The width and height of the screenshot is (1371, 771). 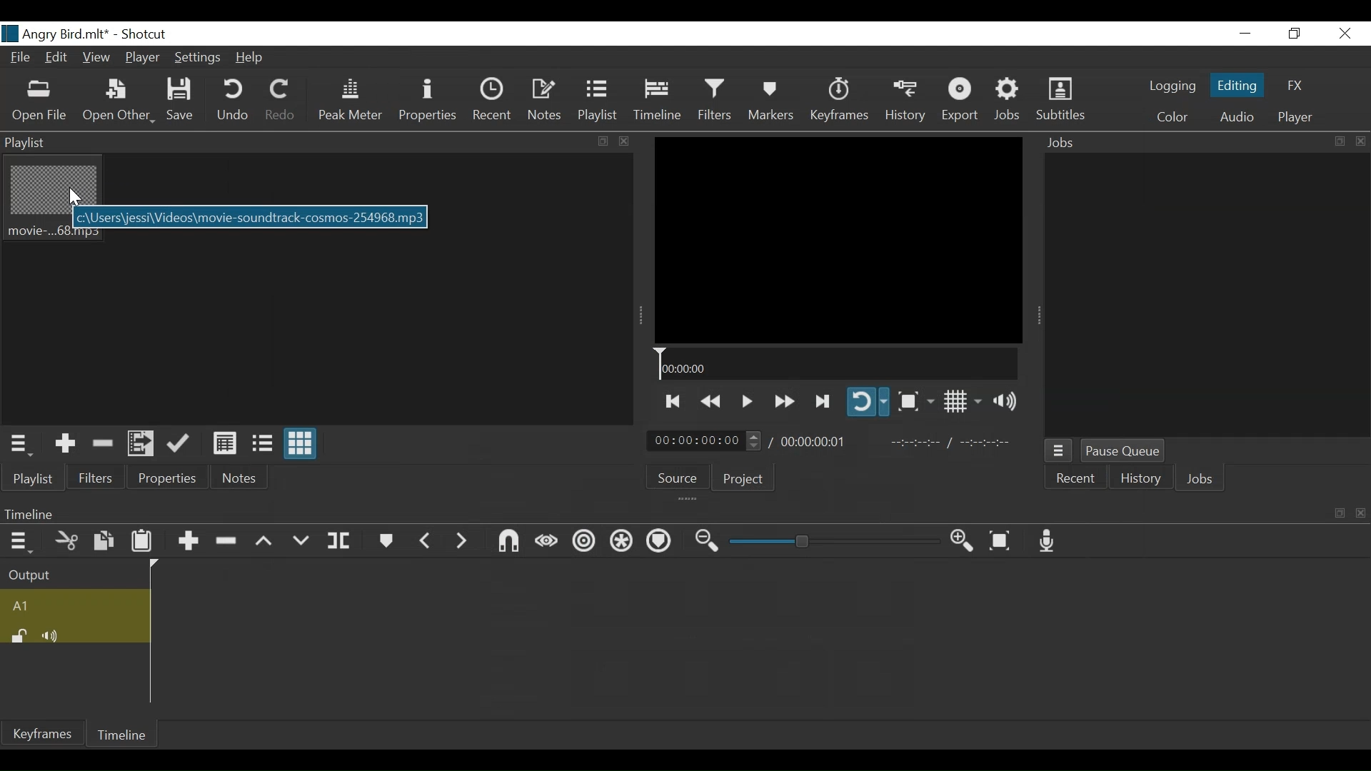 I want to click on Redo, so click(x=276, y=101).